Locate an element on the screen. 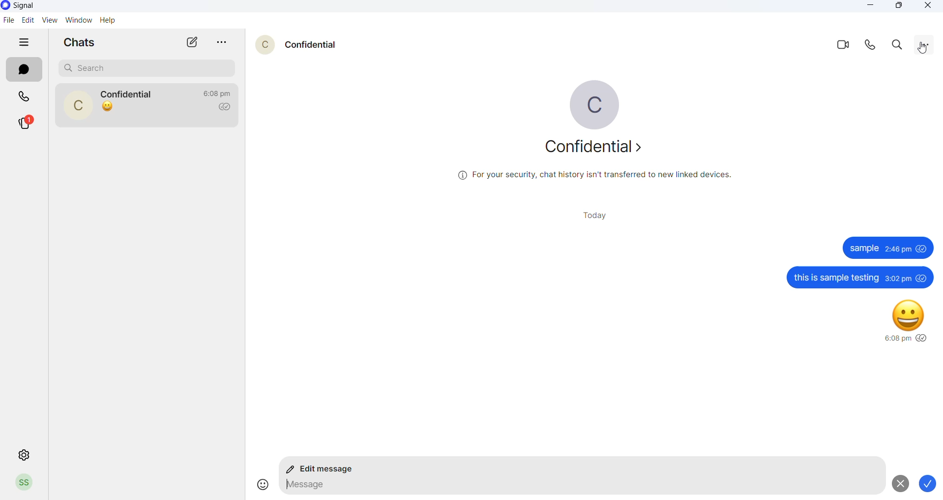 Image resolution: width=943 pixels, height=500 pixels. search in chats is located at coordinates (897, 46).